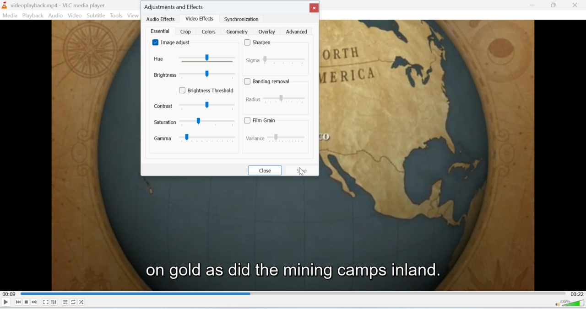 This screenshot has height=309, width=586. I want to click on audio effects, so click(162, 20).